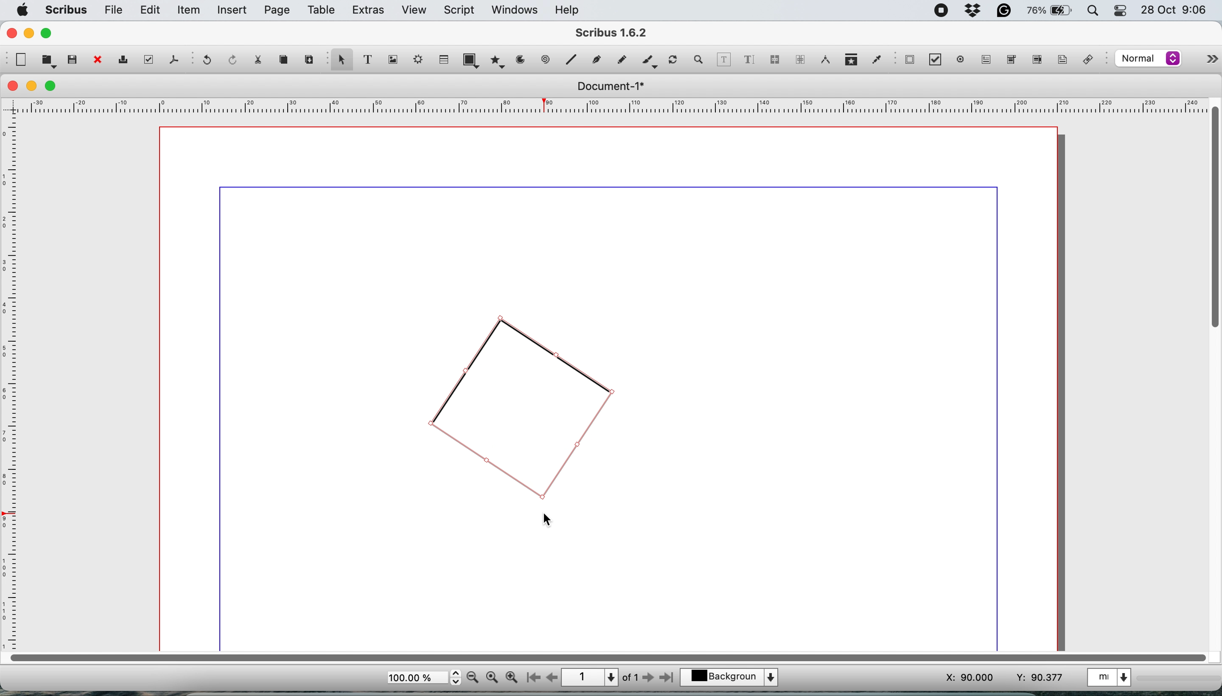  What do you see at coordinates (532, 678) in the screenshot?
I see `go to first page` at bounding box center [532, 678].